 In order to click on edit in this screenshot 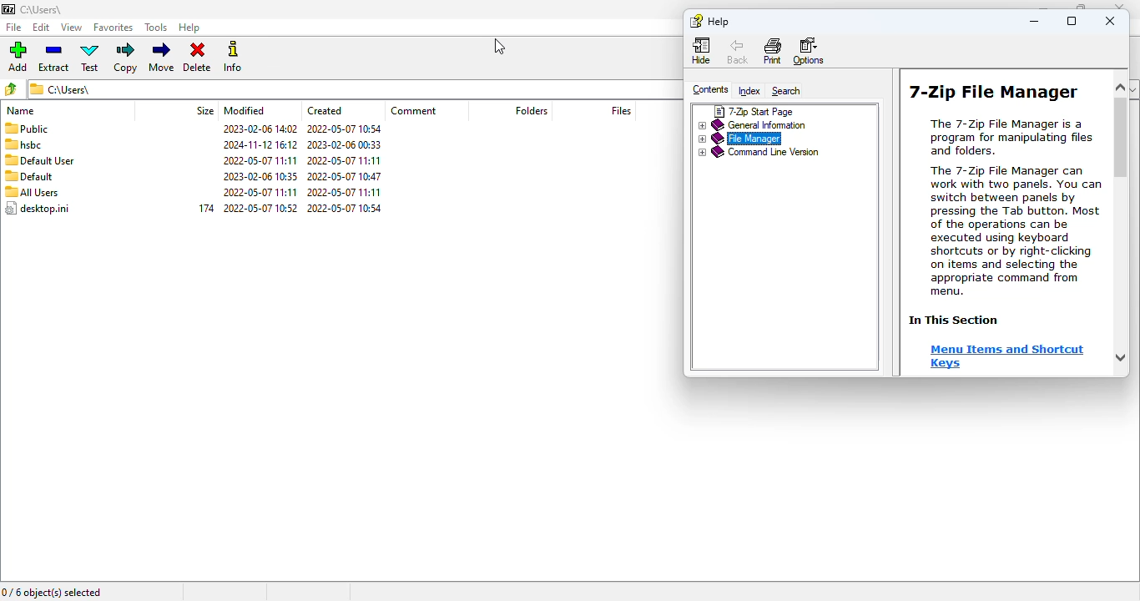, I will do `click(41, 27)`.